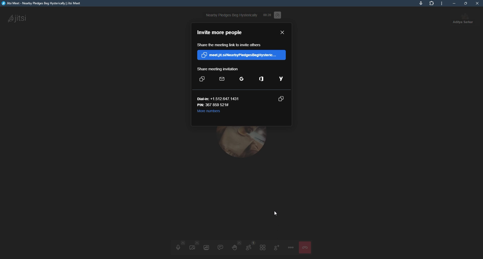 The height and width of the screenshot is (259, 483). Describe the element at coordinates (249, 145) in the screenshot. I see `profile` at that location.